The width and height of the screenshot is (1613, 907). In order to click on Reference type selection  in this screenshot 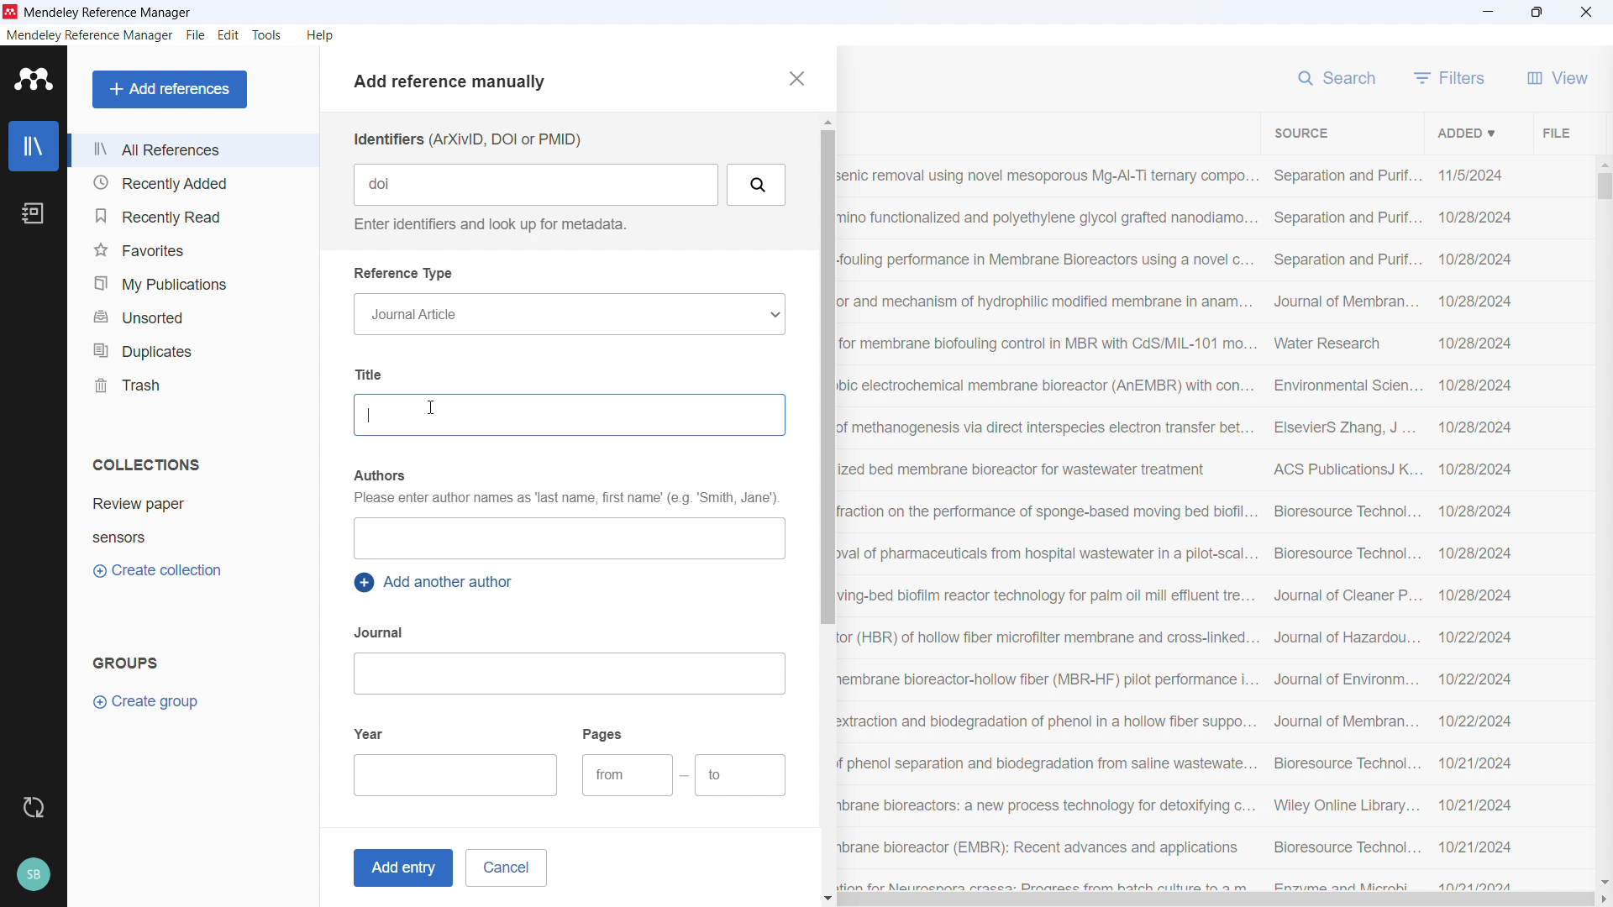, I will do `click(568, 314)`.